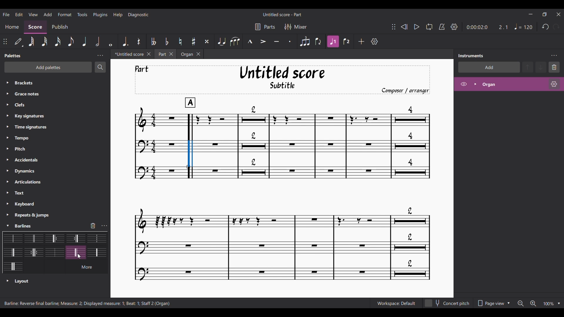 This screenshot has height=317, width=564. I want to click on Whole note, so click(110, 41).